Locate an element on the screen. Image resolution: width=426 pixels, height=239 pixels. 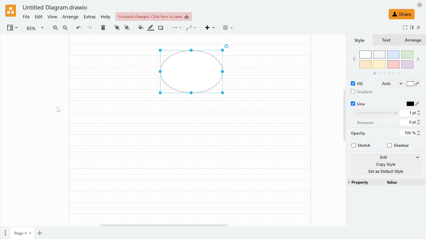
scroll bar is located at coordinates (343, 116).